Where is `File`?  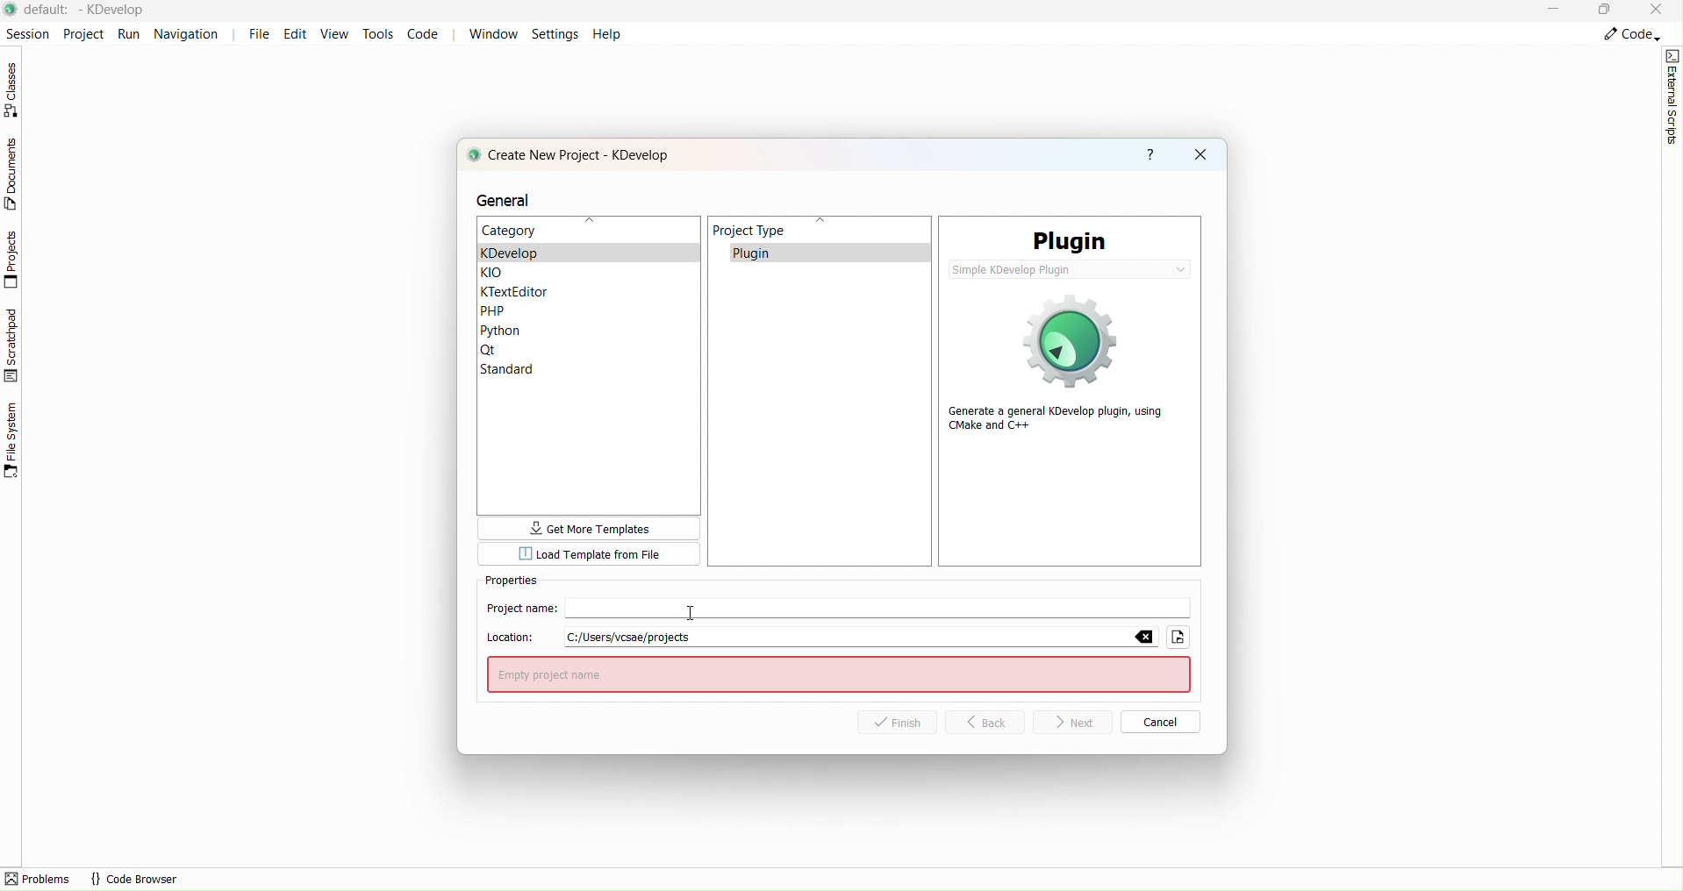 File is located at coordinates (259, 34).